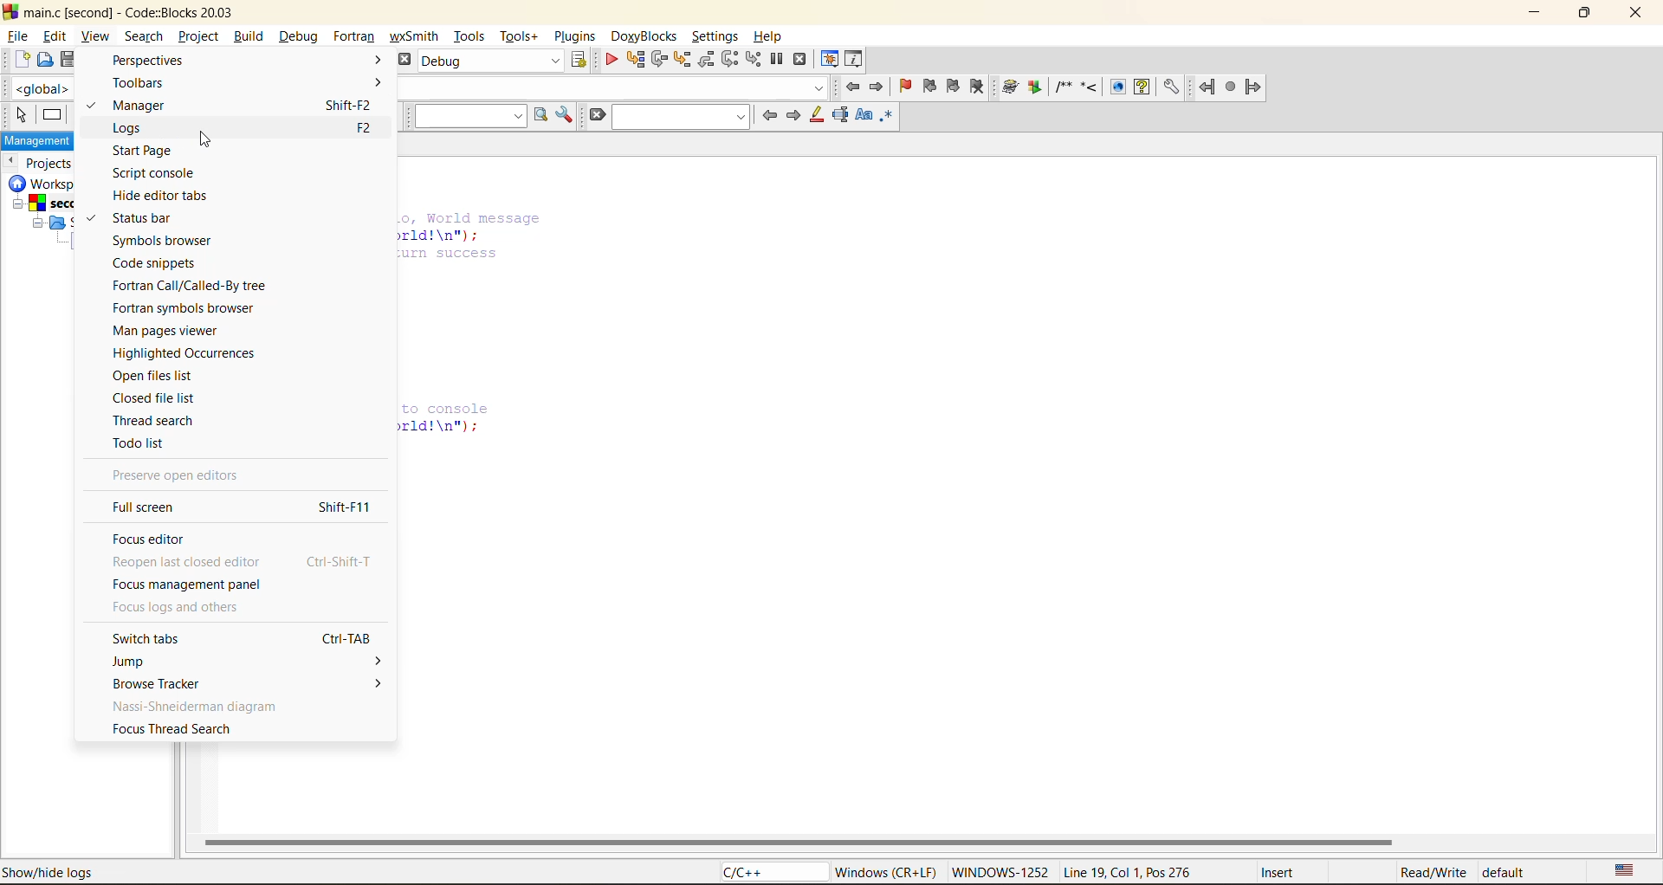 Image resolution: width=1663 pixels, height=885 pixels. I want to click on wxsmith, so click(415, 36).